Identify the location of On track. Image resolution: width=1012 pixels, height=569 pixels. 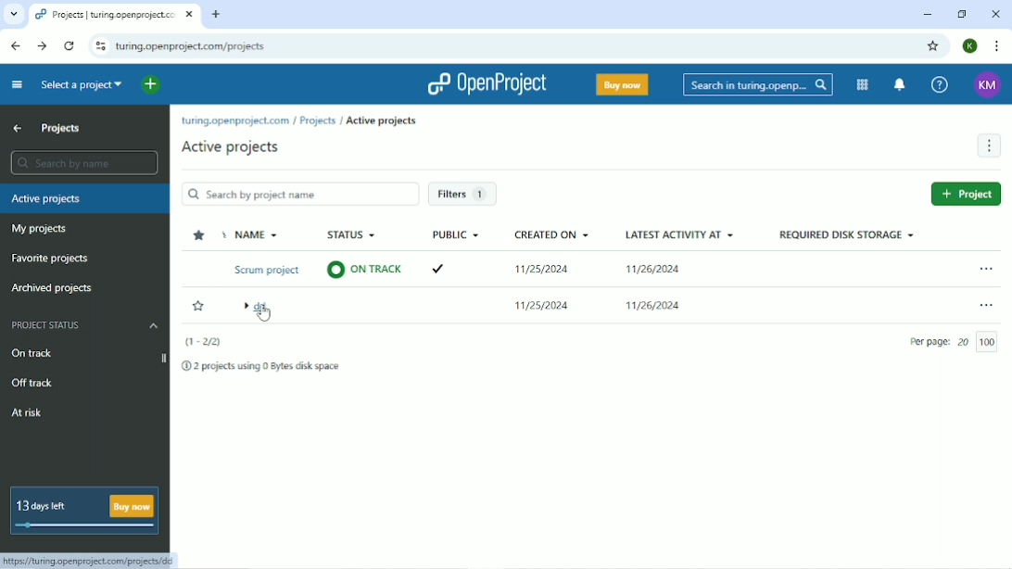
(89, 354).